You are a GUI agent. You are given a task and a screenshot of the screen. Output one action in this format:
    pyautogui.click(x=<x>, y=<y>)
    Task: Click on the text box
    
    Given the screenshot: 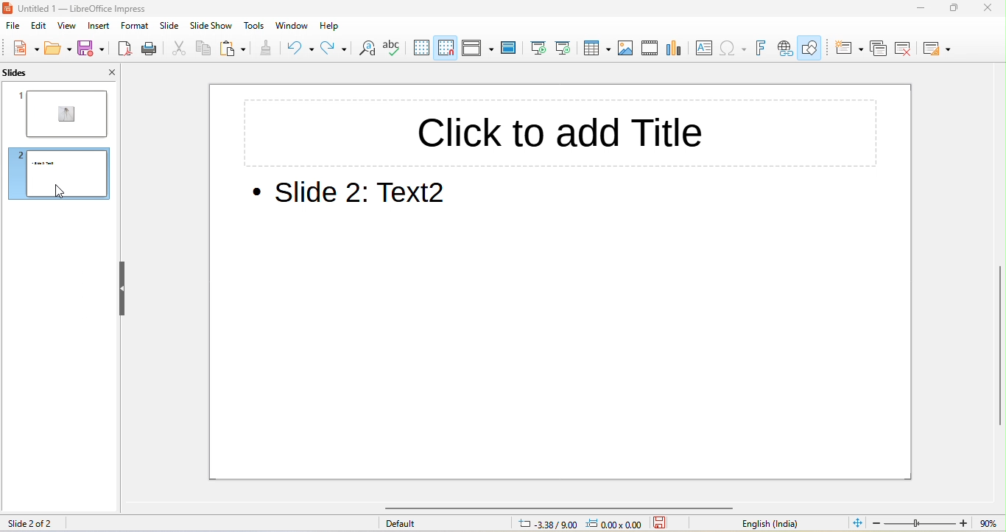 What is the action you would take?
    pyautogui.click(x=705, y=49)
    